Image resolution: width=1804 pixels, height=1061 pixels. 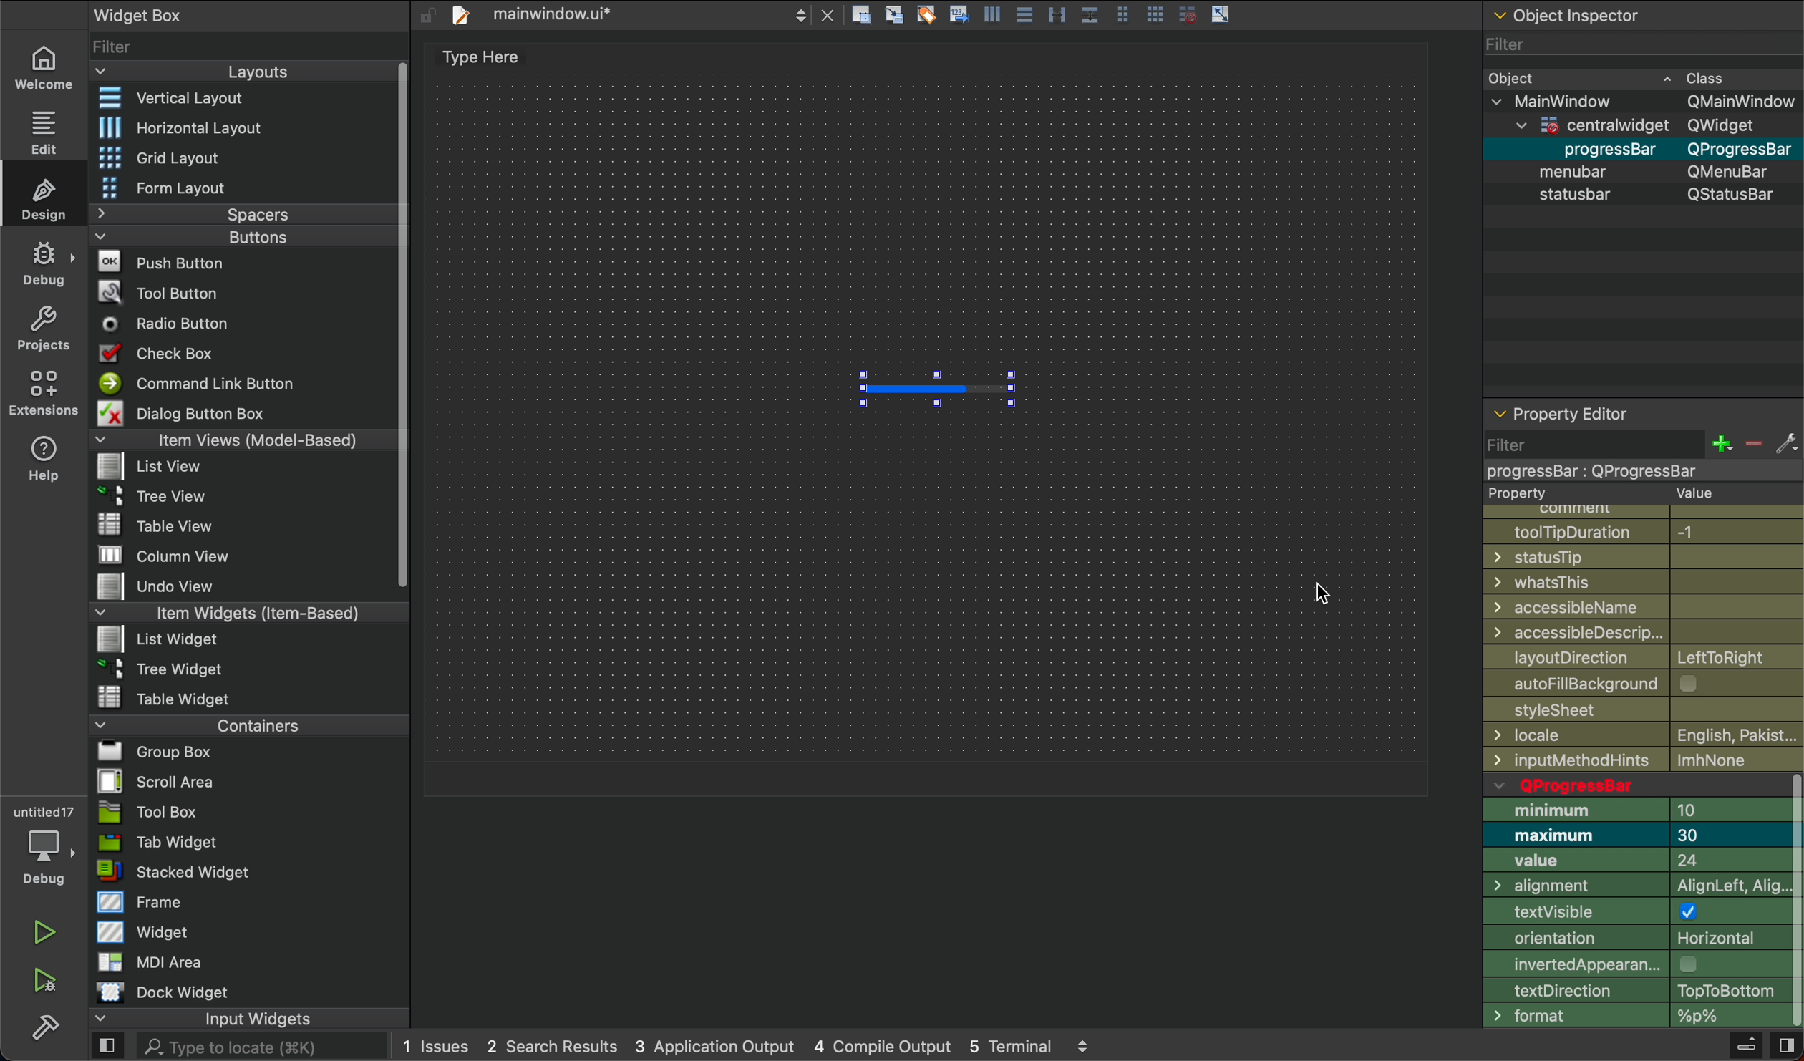 I want to click on run, so click(x=45, y=932).